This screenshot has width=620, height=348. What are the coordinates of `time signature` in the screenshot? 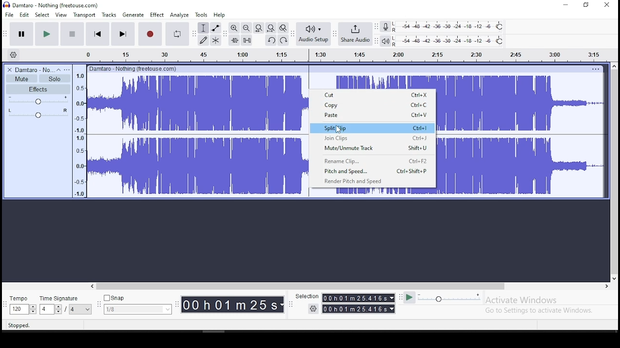 It's located at (59, 298).